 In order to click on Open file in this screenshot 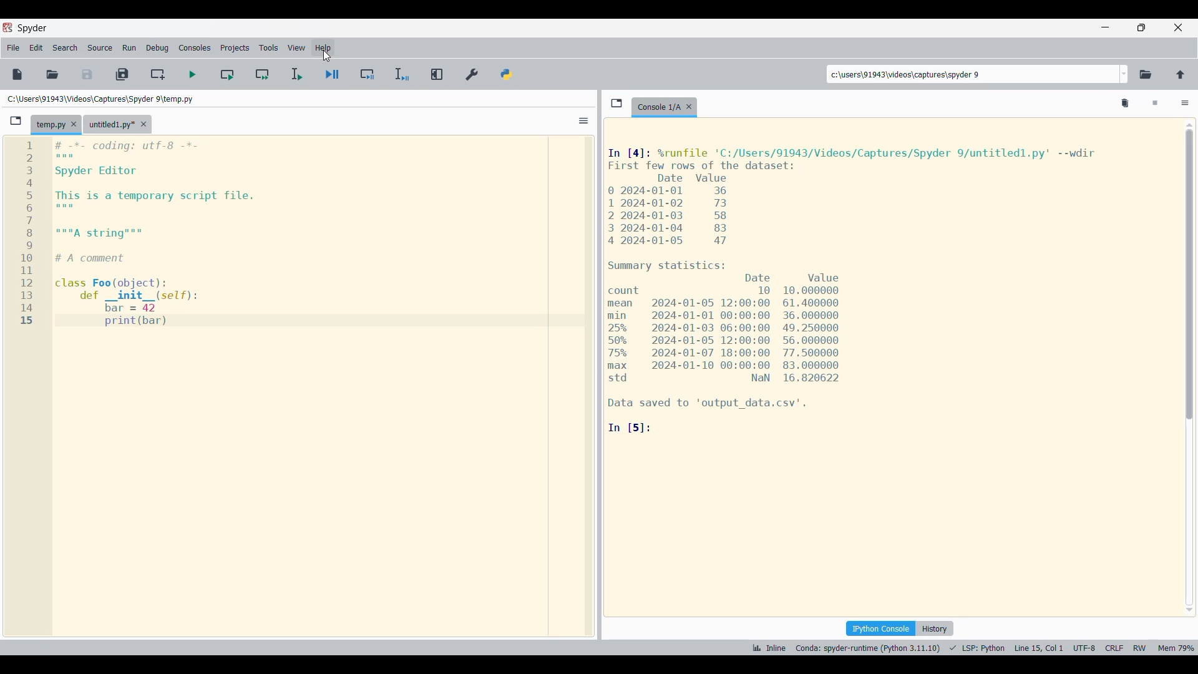, I will do `click(53, 74)`.